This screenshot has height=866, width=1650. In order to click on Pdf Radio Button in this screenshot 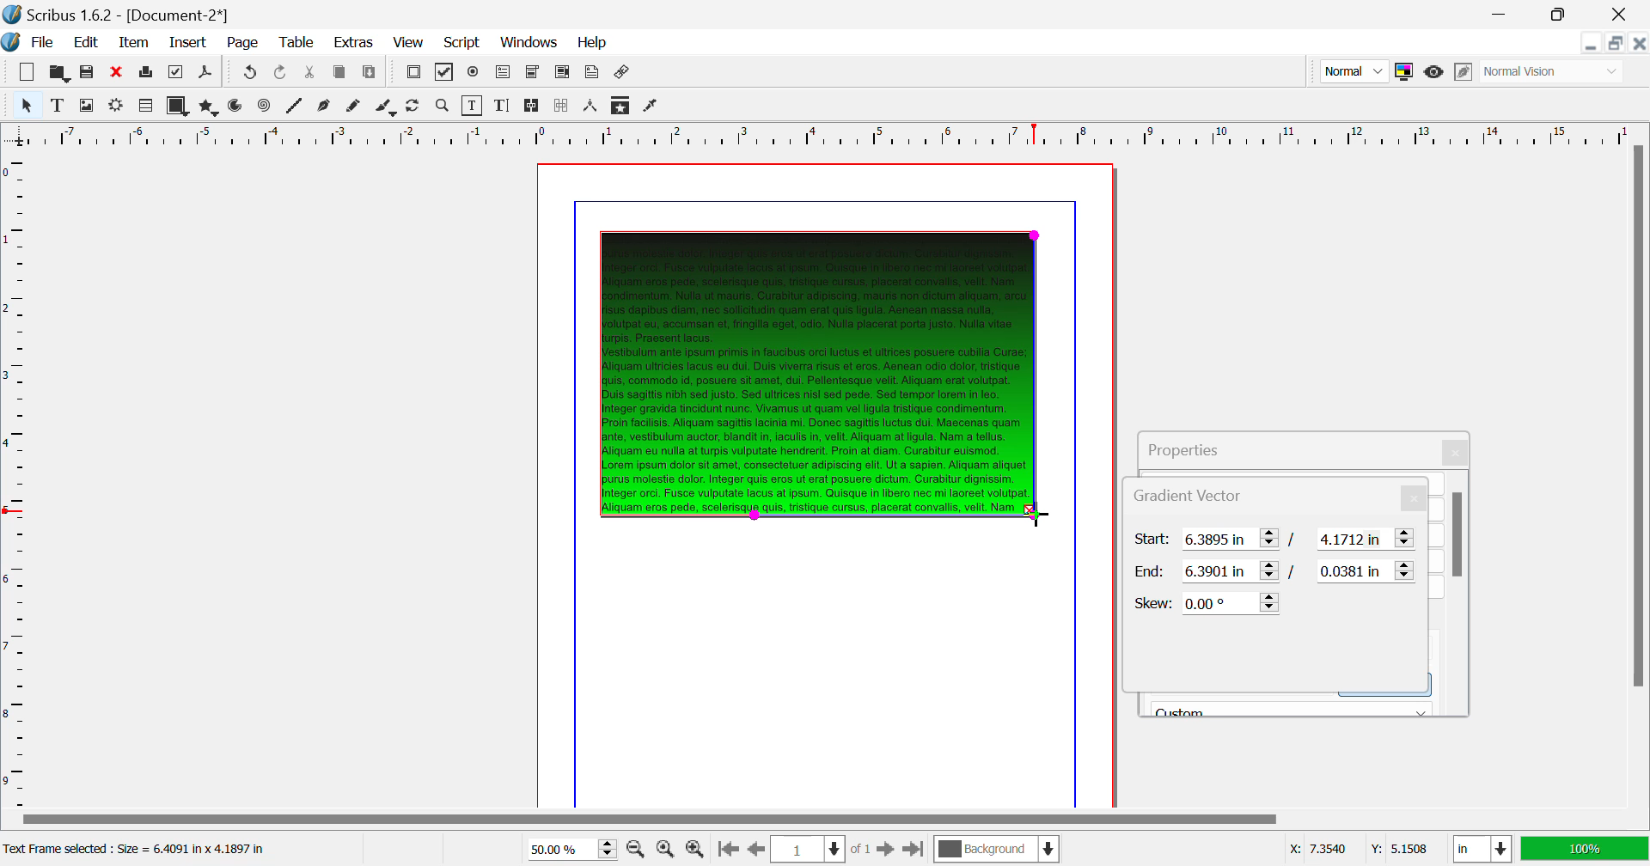, I will do `click(474, 74)`.